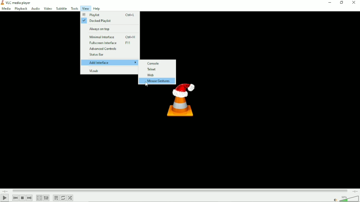 The height and width of the screenshot is (202, 360). I want to click on Minimal interface, so click(109, 37).